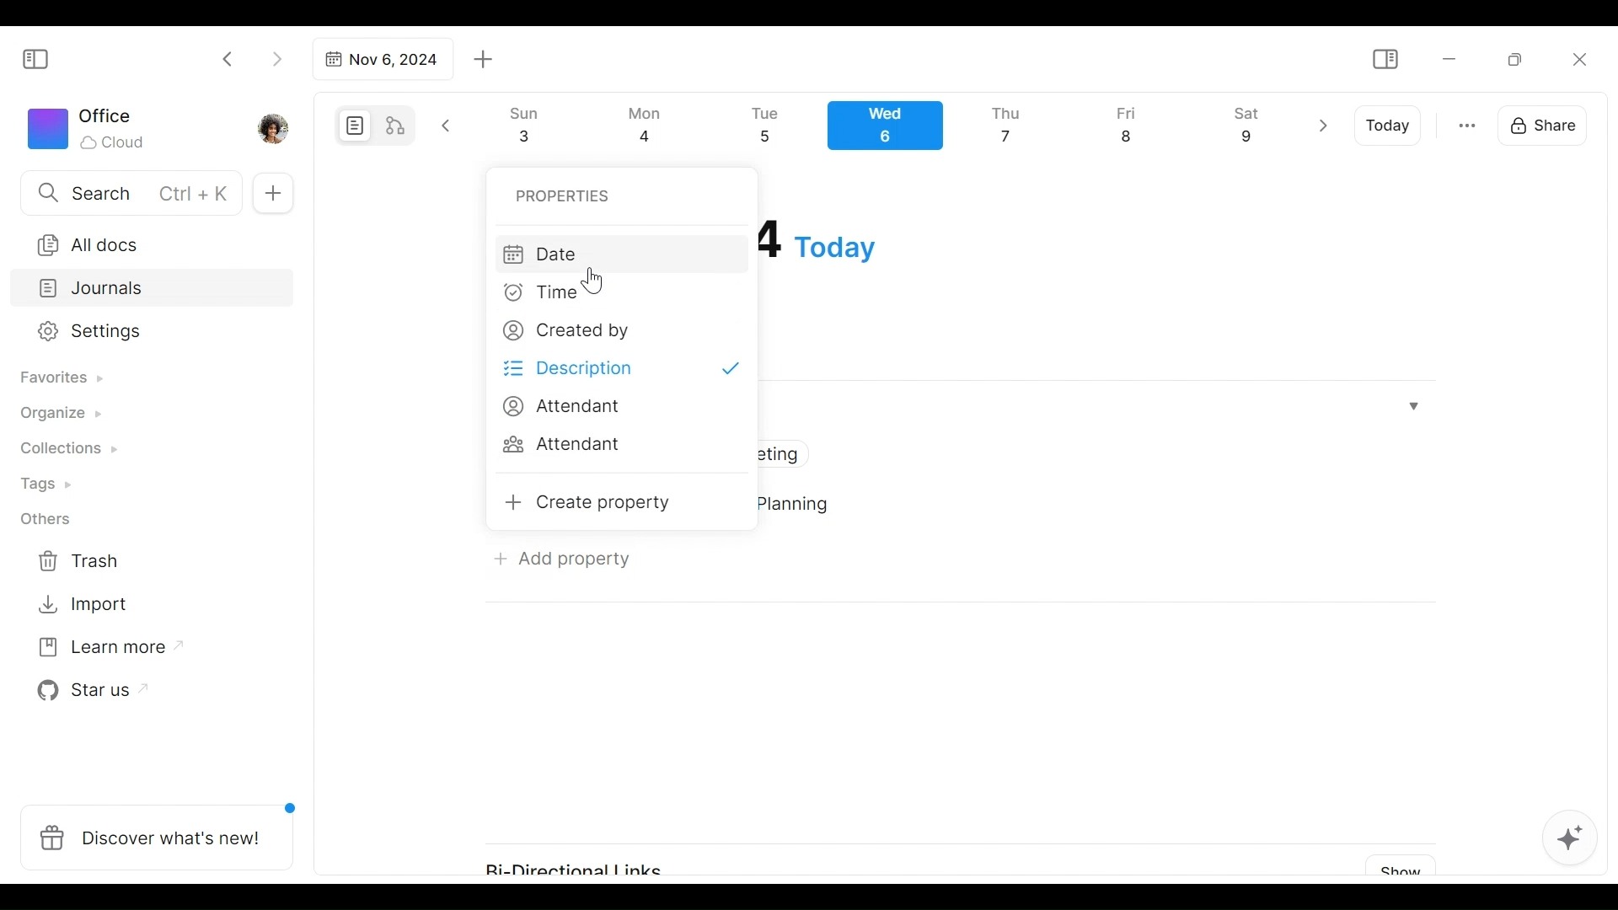 The height and width of the screenshot is (910, 1618). I want to click on Add new , so click(271, 194).